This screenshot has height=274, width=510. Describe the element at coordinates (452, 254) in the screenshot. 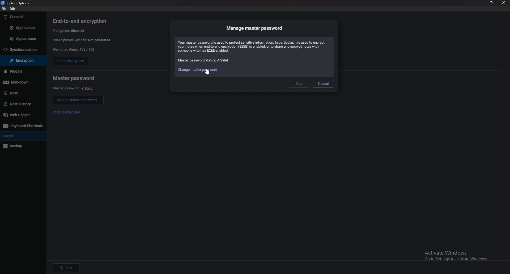

I see `Activate Windows` at that location.